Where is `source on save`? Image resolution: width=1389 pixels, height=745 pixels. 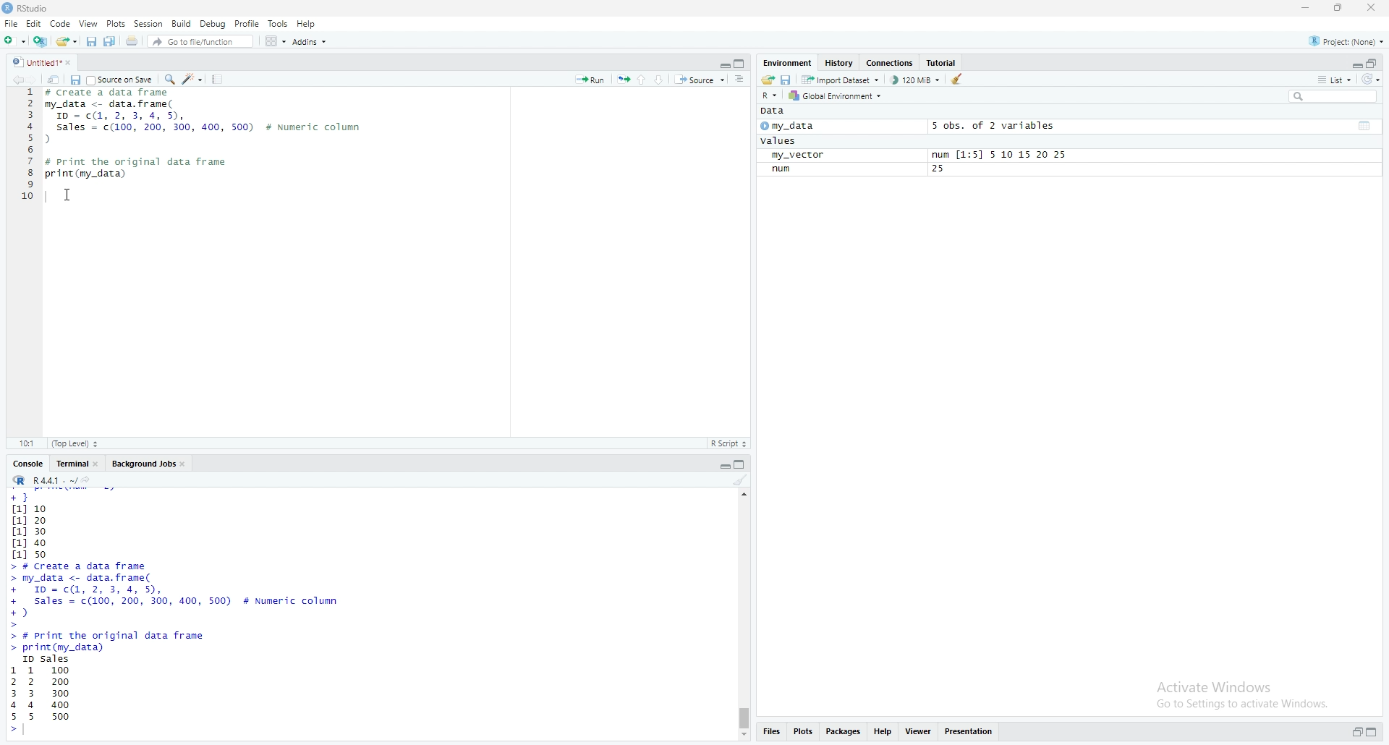
source on save is located at coordinates (122, 81).